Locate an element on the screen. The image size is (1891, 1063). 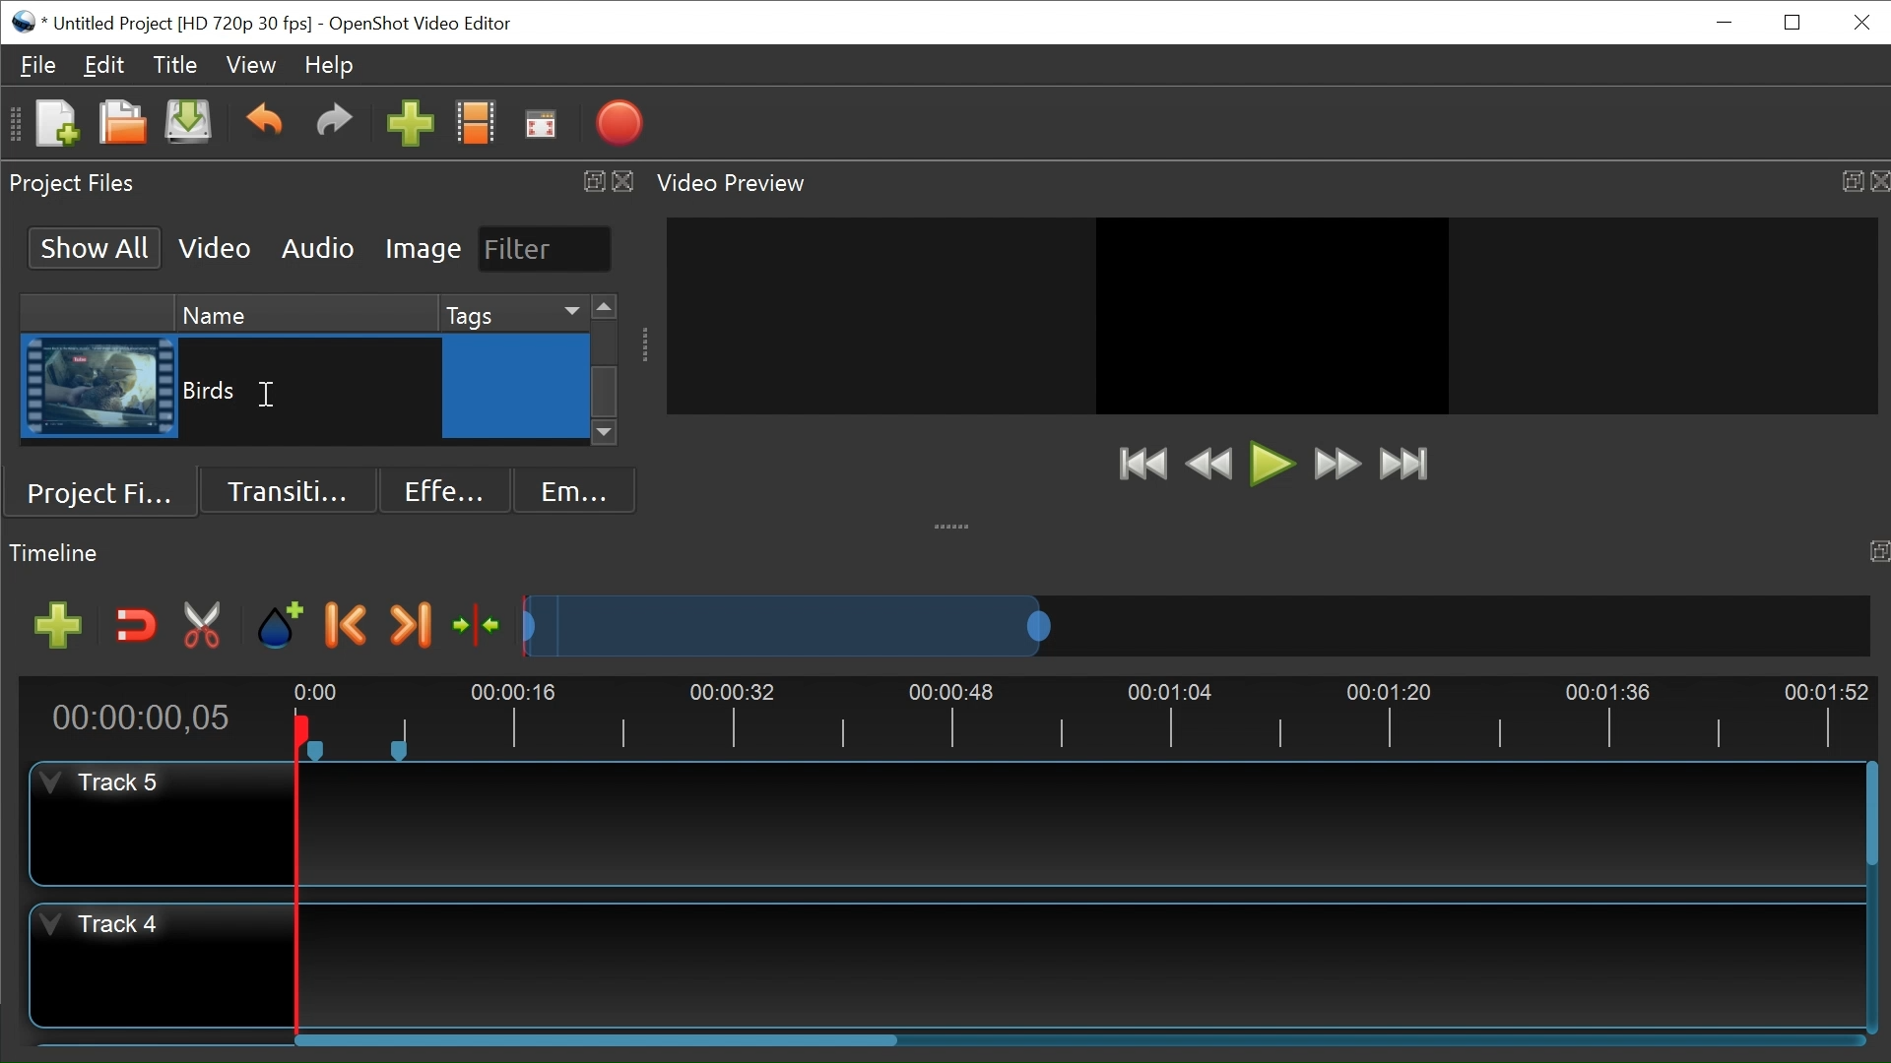
Vertical Scroll bar is located at coordinates (605, 391).